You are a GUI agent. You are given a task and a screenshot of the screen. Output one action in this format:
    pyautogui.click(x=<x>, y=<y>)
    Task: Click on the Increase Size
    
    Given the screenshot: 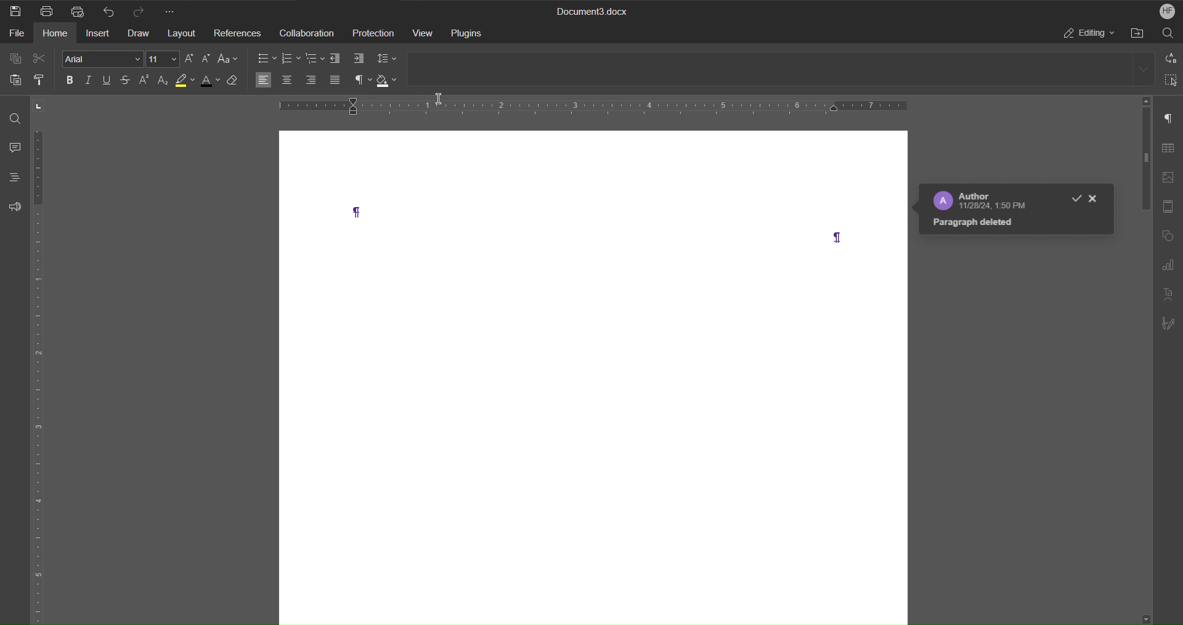 What is the action you would take?
    pyautogui.click(x=189, y=59)
    